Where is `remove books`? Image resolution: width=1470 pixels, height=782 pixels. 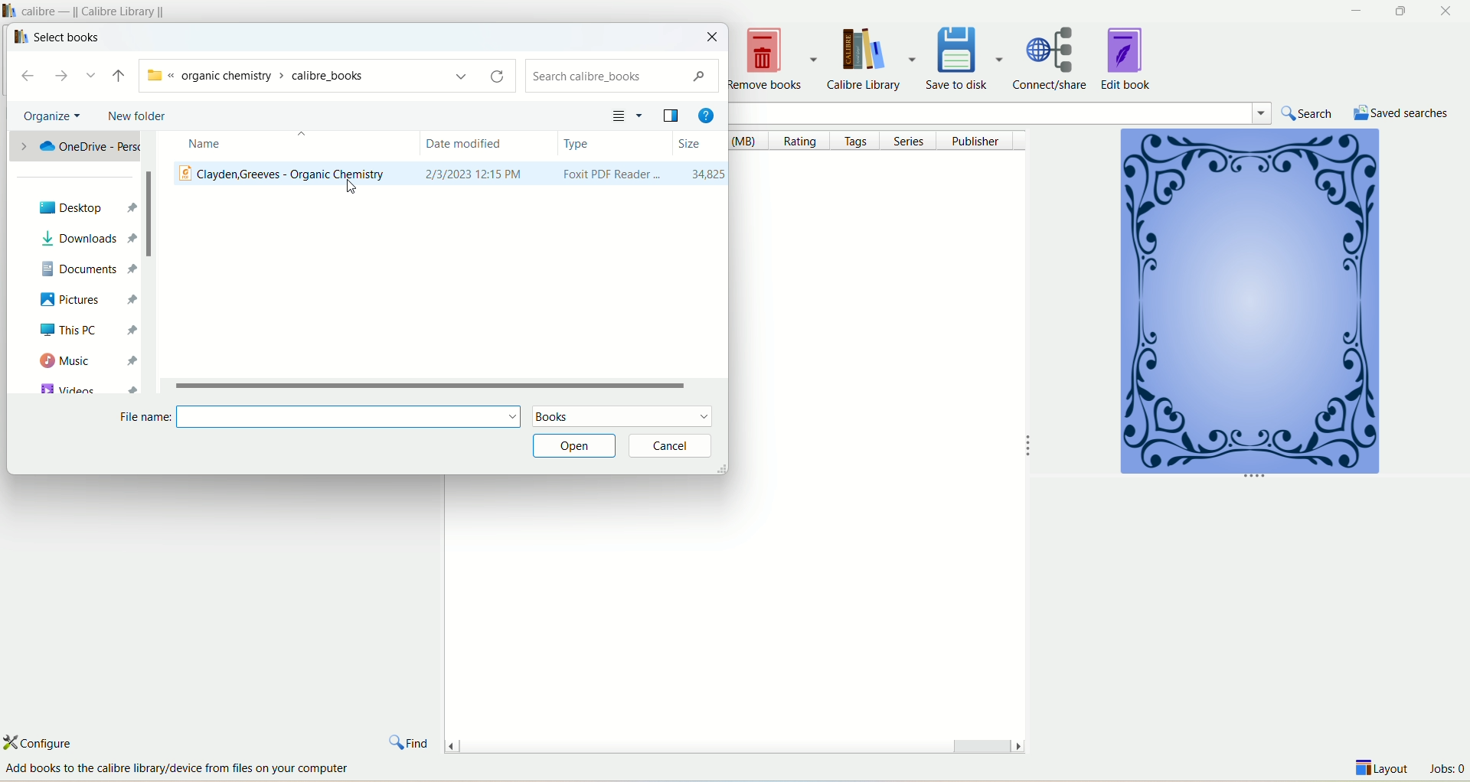
remove books is located at coordinates (774, 59).